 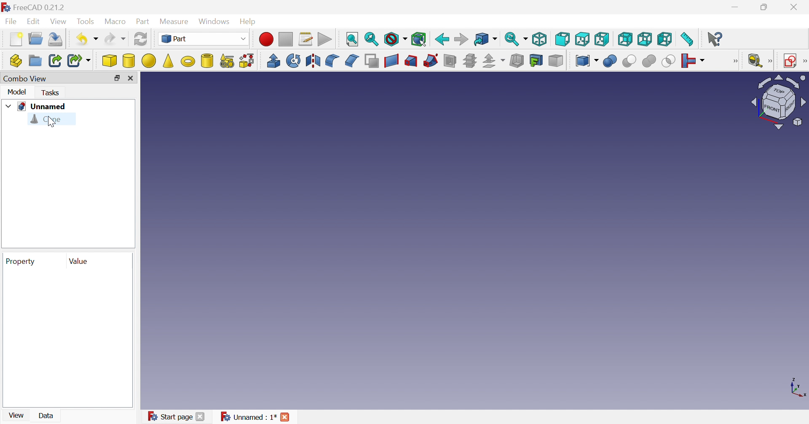 What do you see at coordinates (17, 91) in the screenshot?
I see `Model` at bounding box center [17, 91].